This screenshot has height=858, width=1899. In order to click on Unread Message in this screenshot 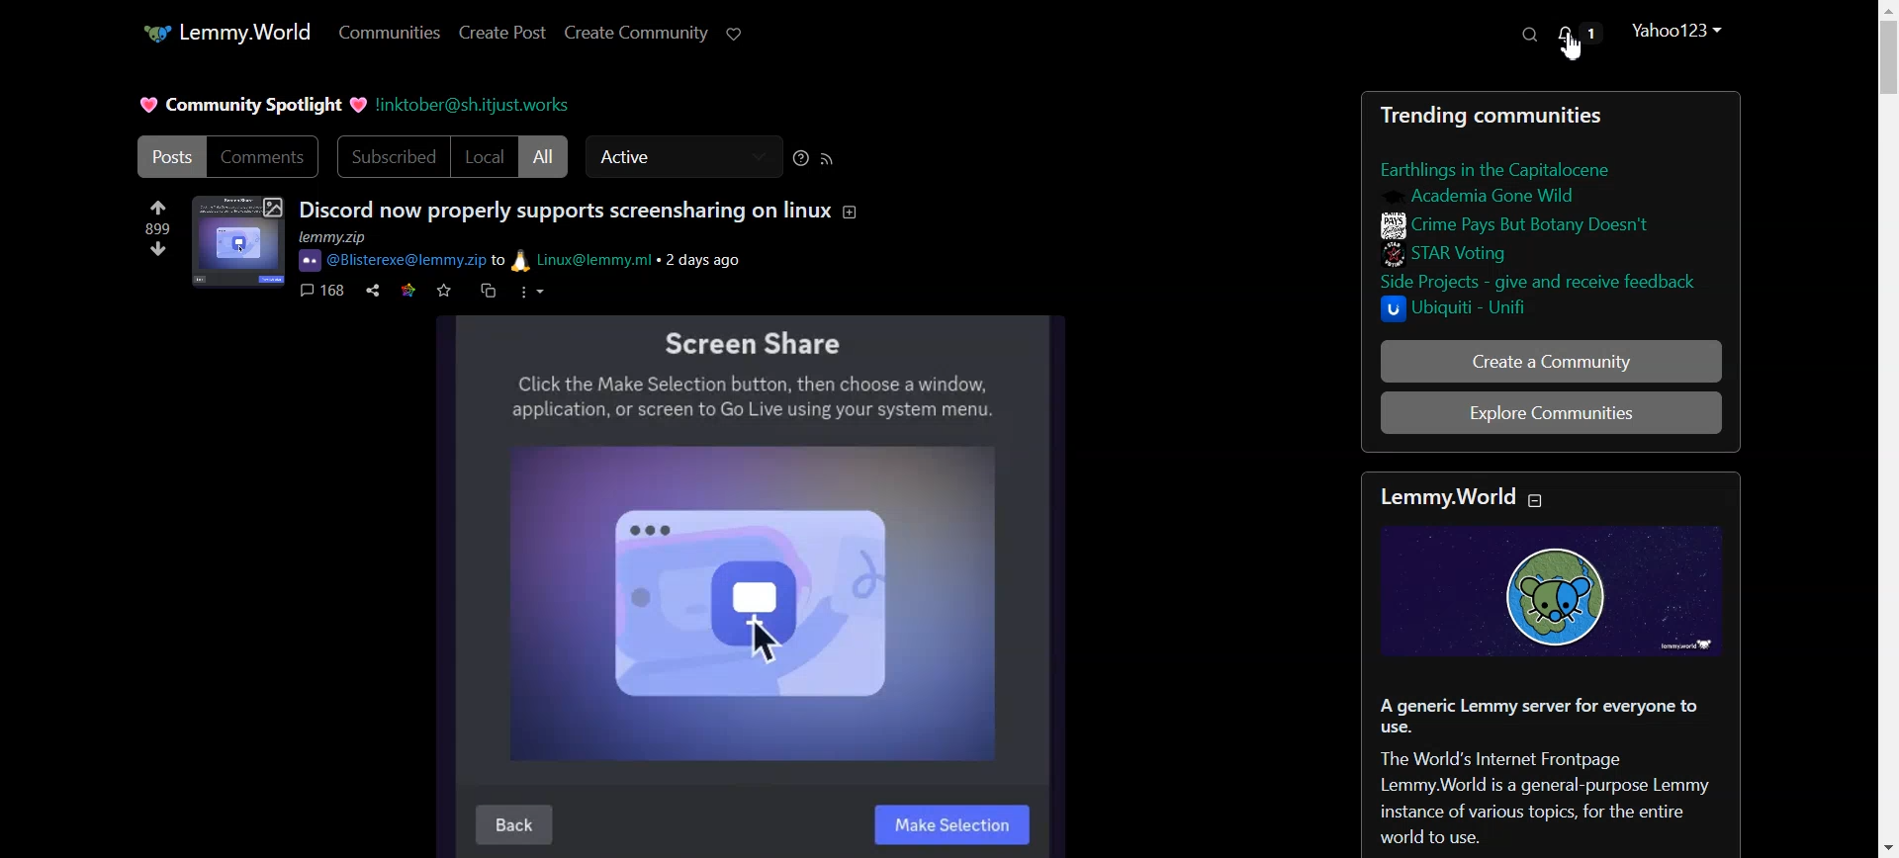, I will do `click(1582, 43)`.